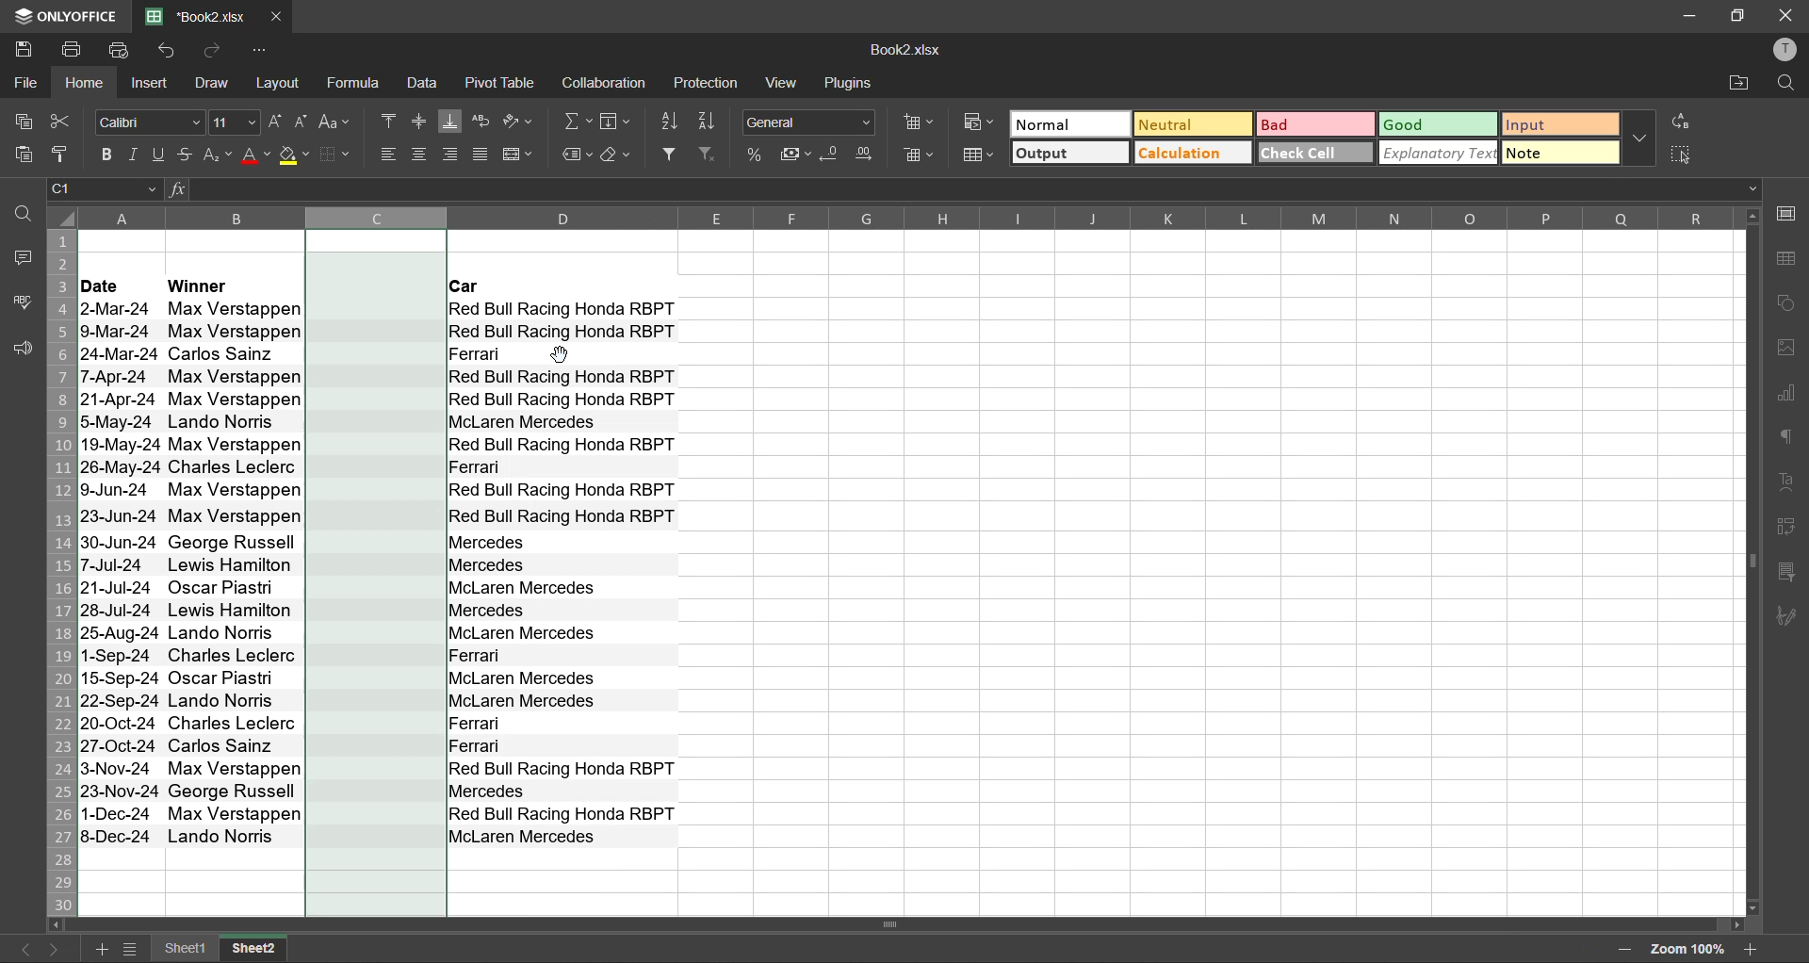  Describe the element at coordinates (66, 14) in the screenshot. I see `ONLYOFFICE` at that location.